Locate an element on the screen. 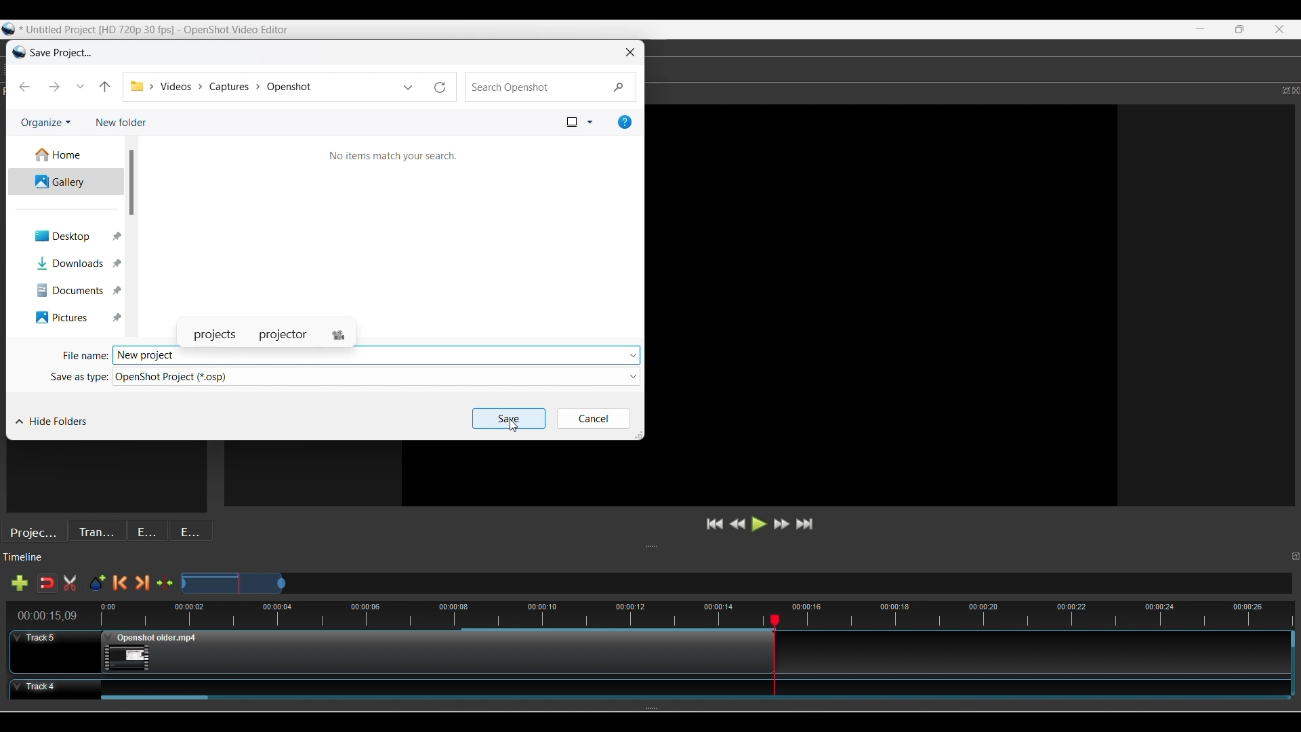 Image resolution: width=1301 pixels, height=732 pixels. Cut is located at coordinates (70, 583).